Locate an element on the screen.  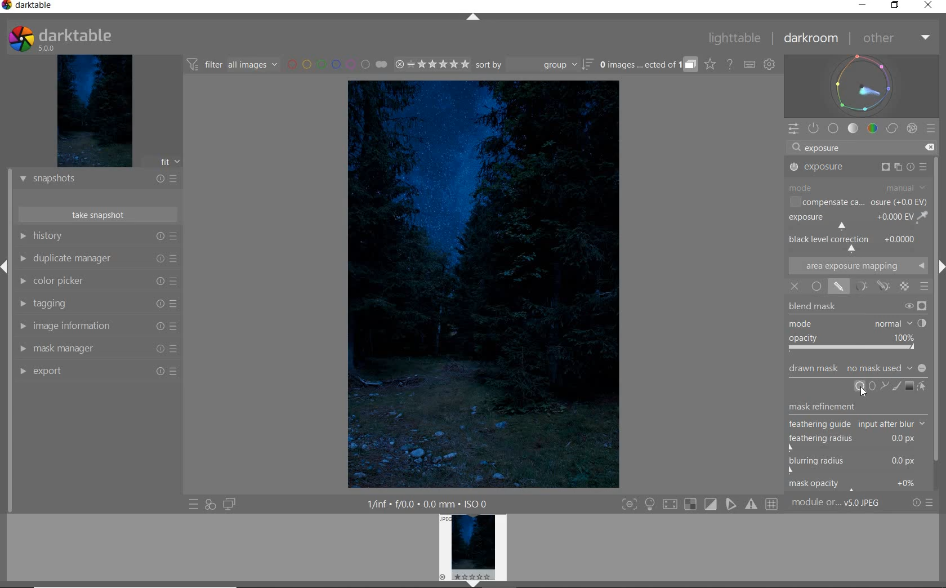
SCROLLBAR is located at coordinates (940, 206).